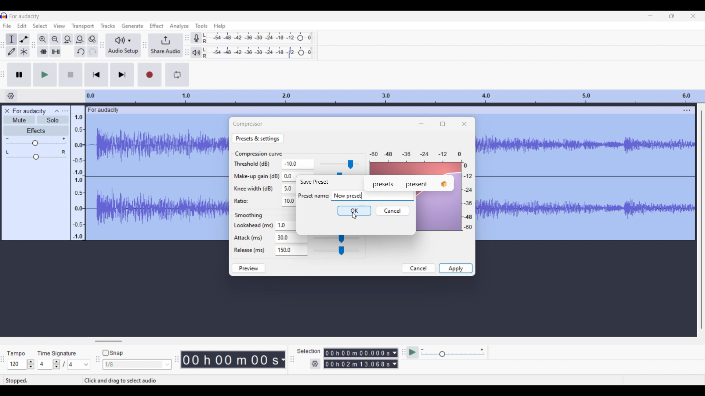  I want to click on Close, so click(464, 124).